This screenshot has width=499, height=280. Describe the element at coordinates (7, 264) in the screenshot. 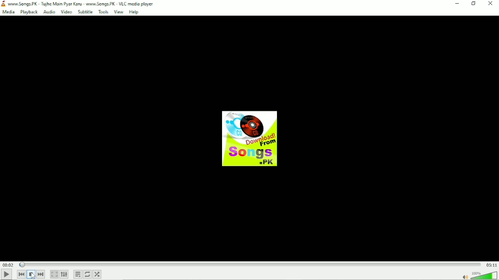

I see `Elapsed time` at that location.